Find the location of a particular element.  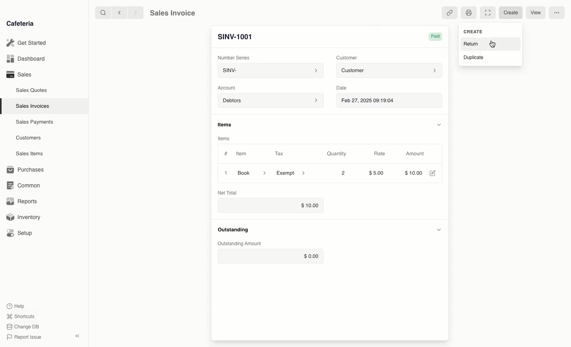

Sales Payments is located at coordinates (35, 122).